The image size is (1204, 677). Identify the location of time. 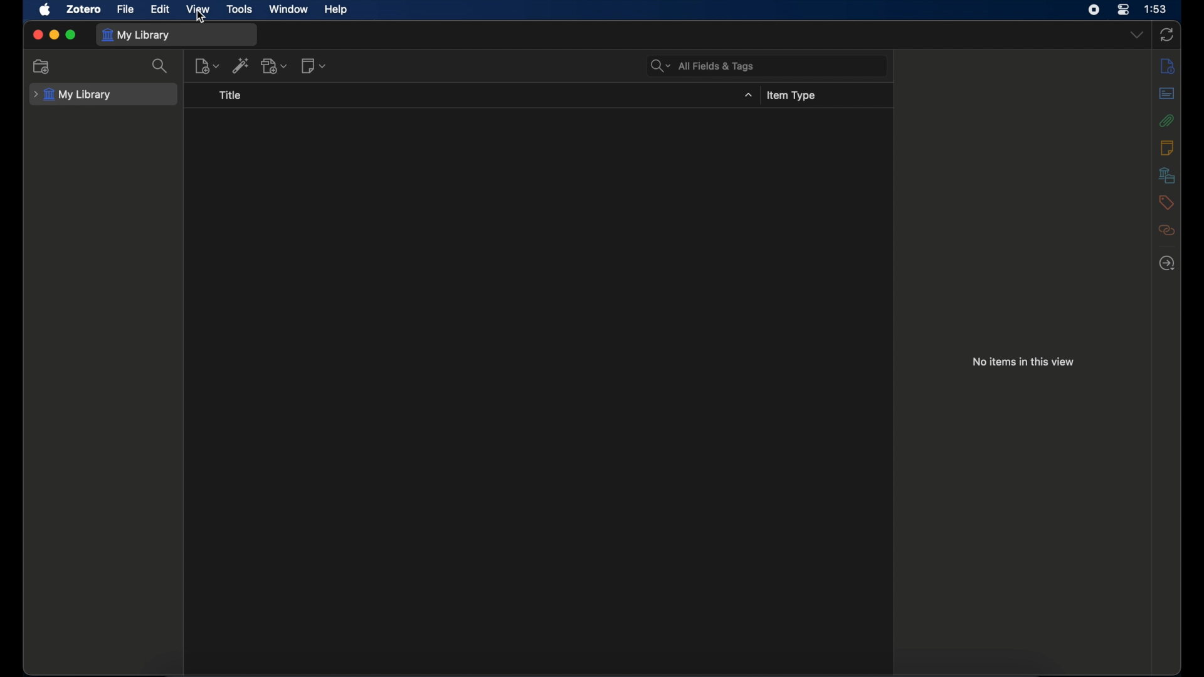
(1155, 8).